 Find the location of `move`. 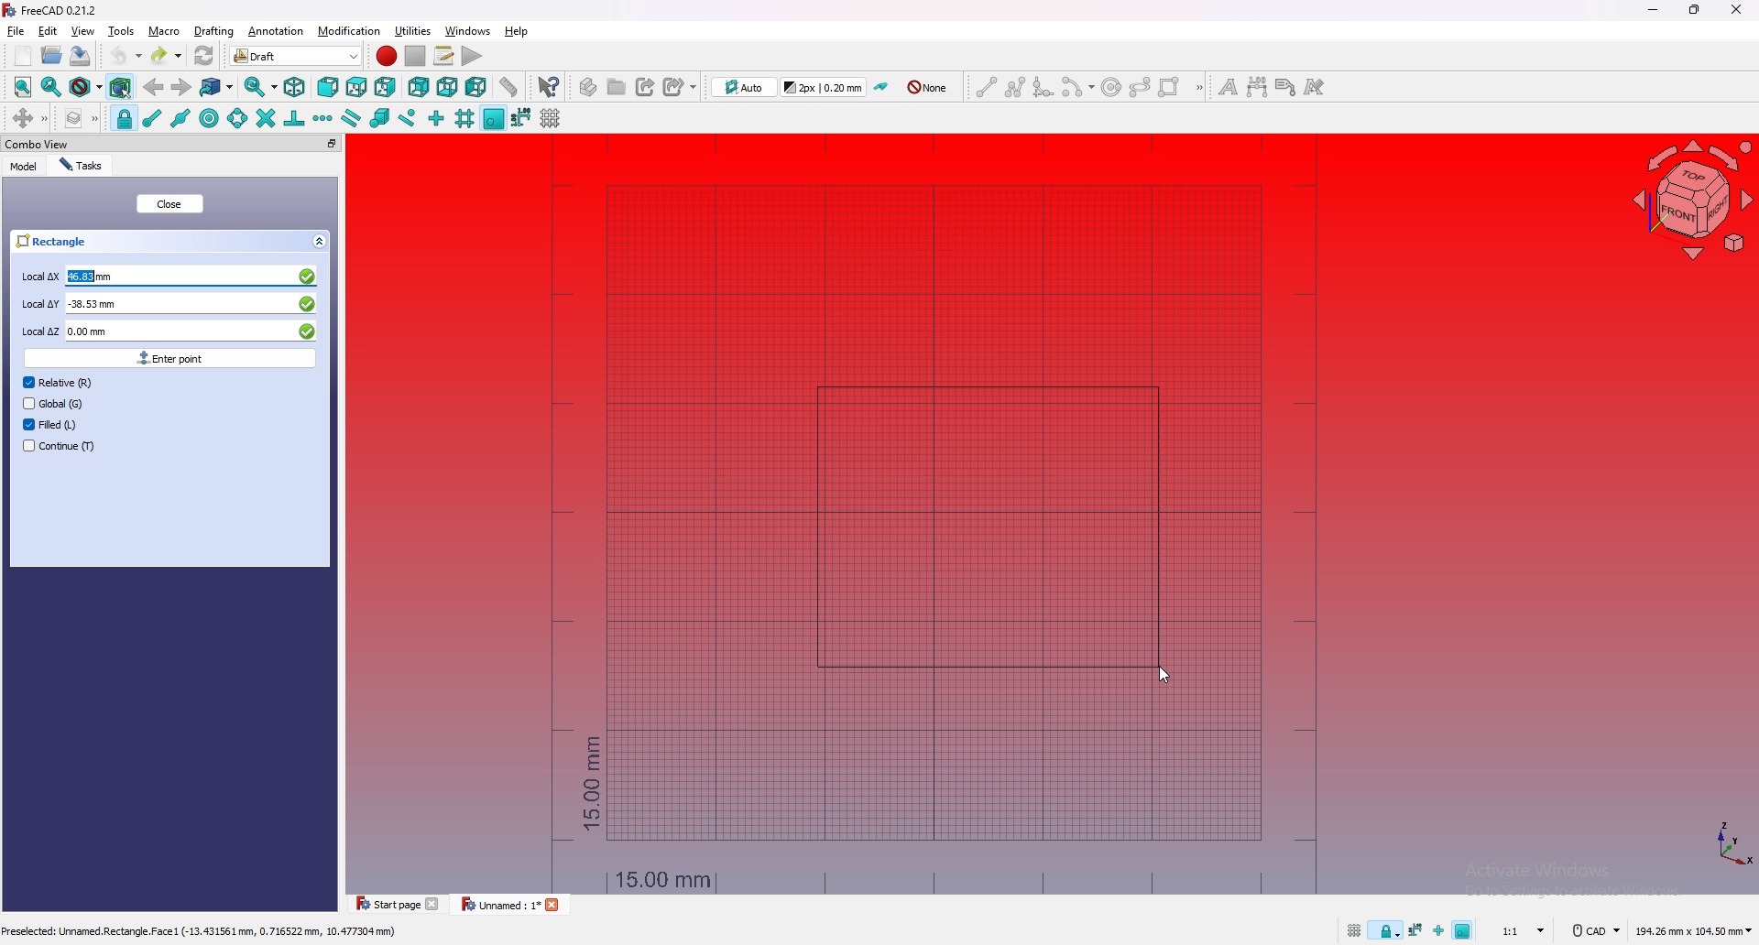

move is located at coordinates (28, 119).